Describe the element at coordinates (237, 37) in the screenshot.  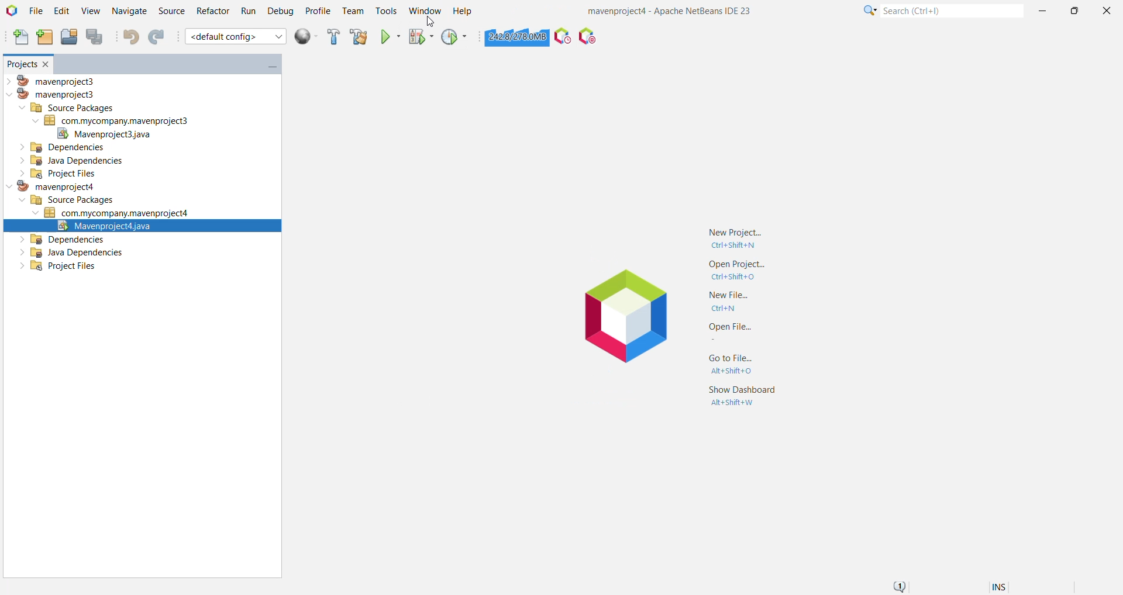
I see `default config` at that location.